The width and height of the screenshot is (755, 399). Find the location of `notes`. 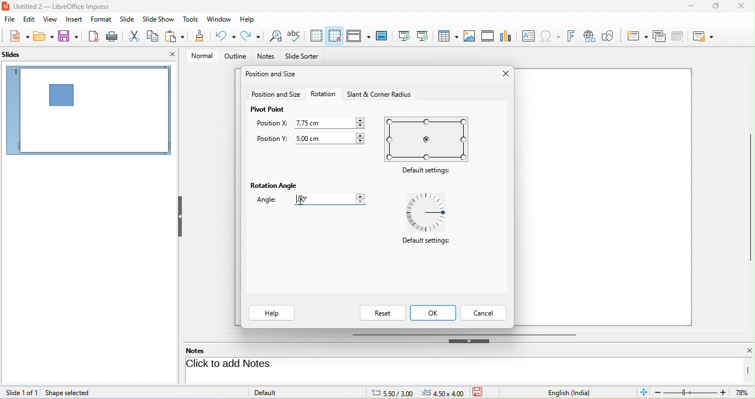

notes is located at coordinates (267, 57).